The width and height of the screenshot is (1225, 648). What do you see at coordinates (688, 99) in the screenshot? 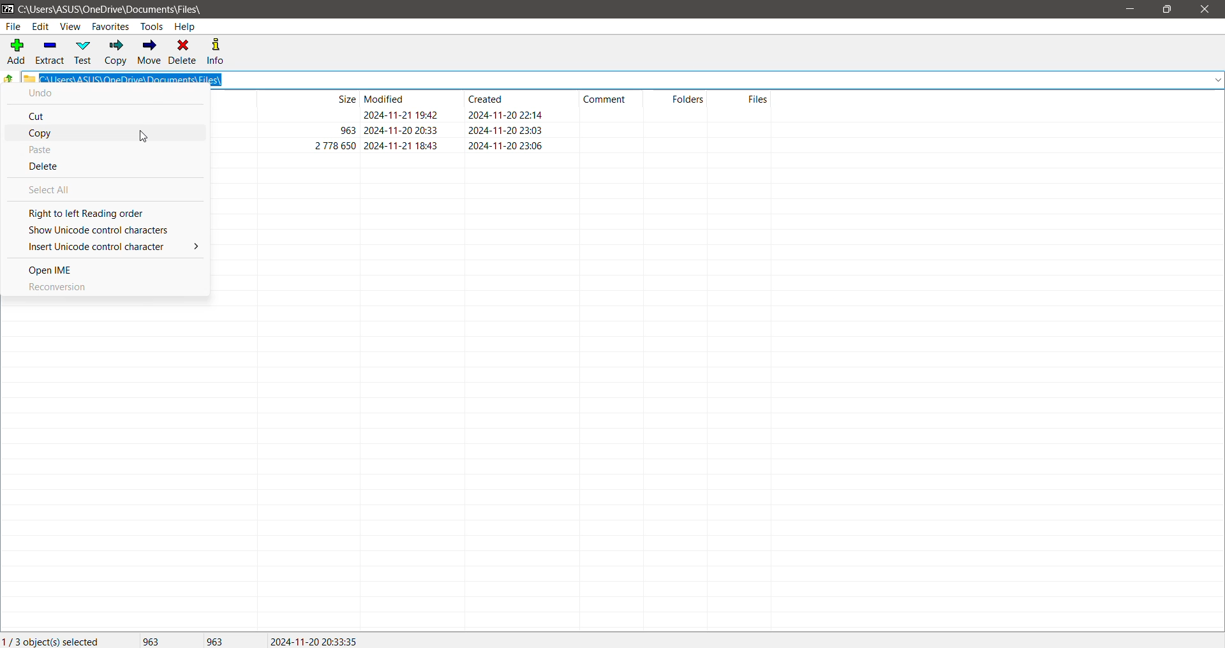
I see `folders` at bounding box center [688, 99].